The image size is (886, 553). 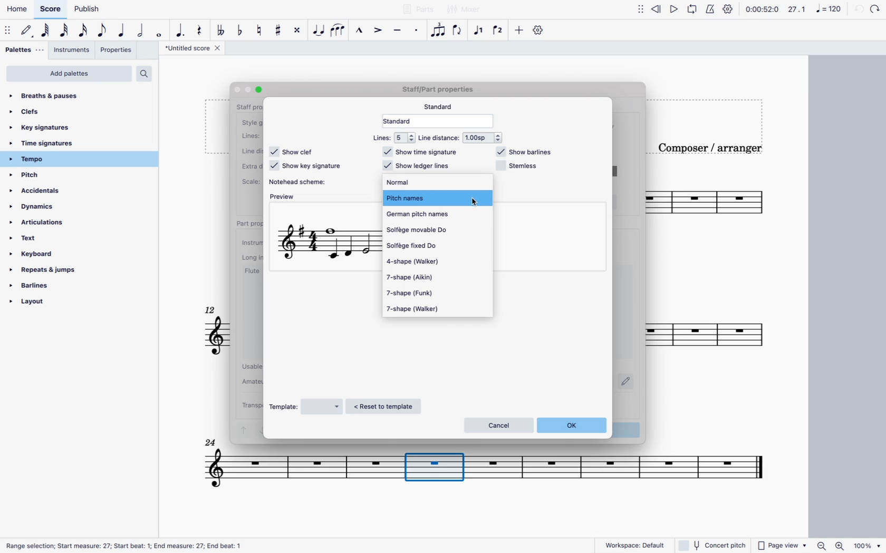 What do you see at coordinates (476, 201) in the screenshot?
I see `cursor on pitch names` at bounding box center [476, 201].